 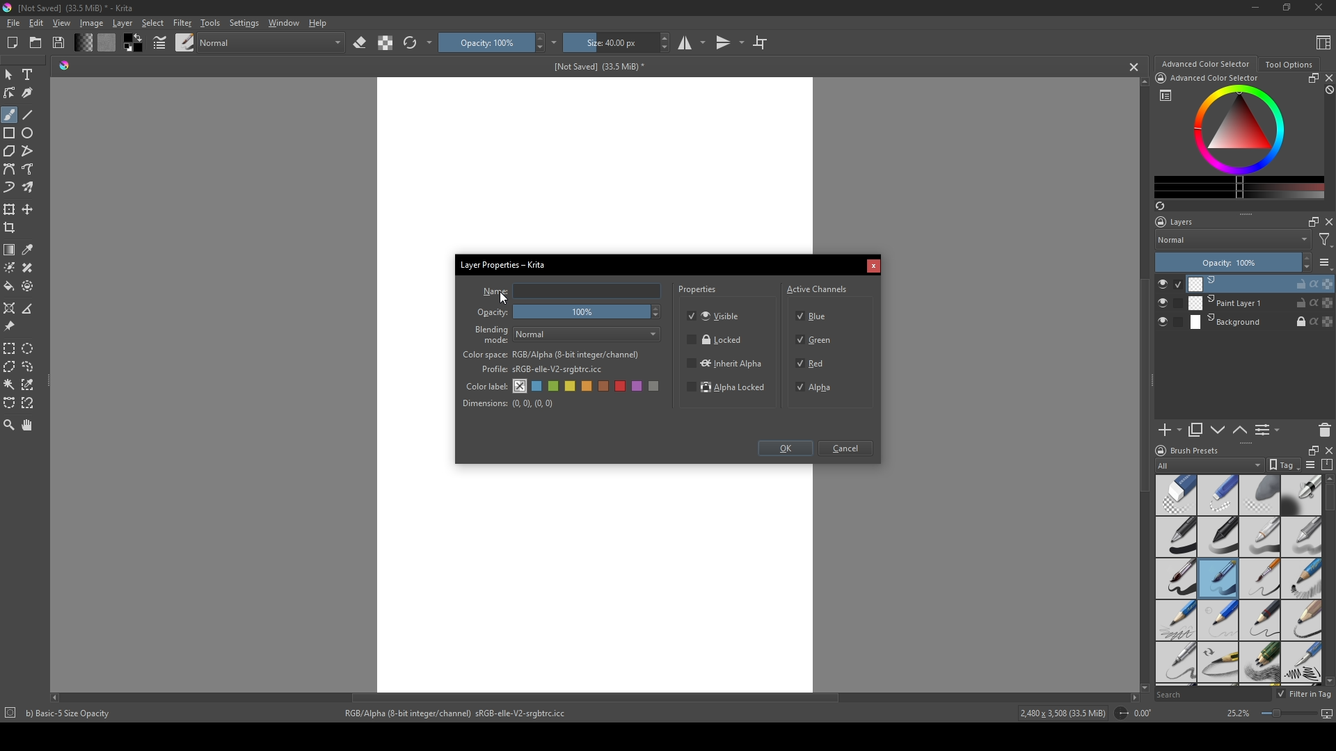 I want to click on space for input, so click(x=587, y=291).